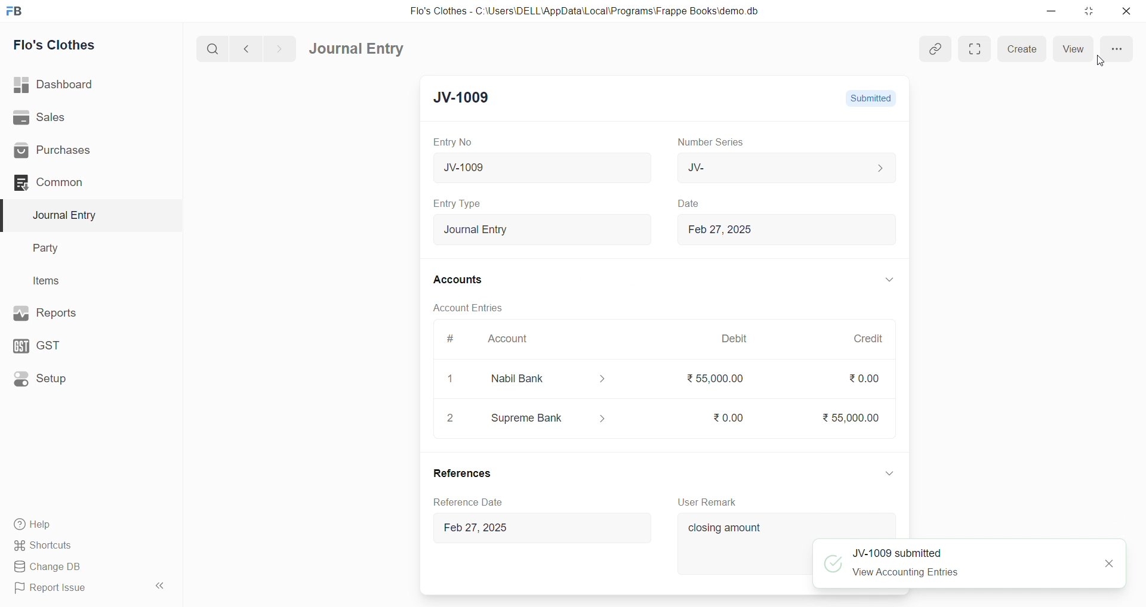  What do you see at coordinates (476, 501) in the screenshot?
I see `Reference D` at bounding box center [476, 501].